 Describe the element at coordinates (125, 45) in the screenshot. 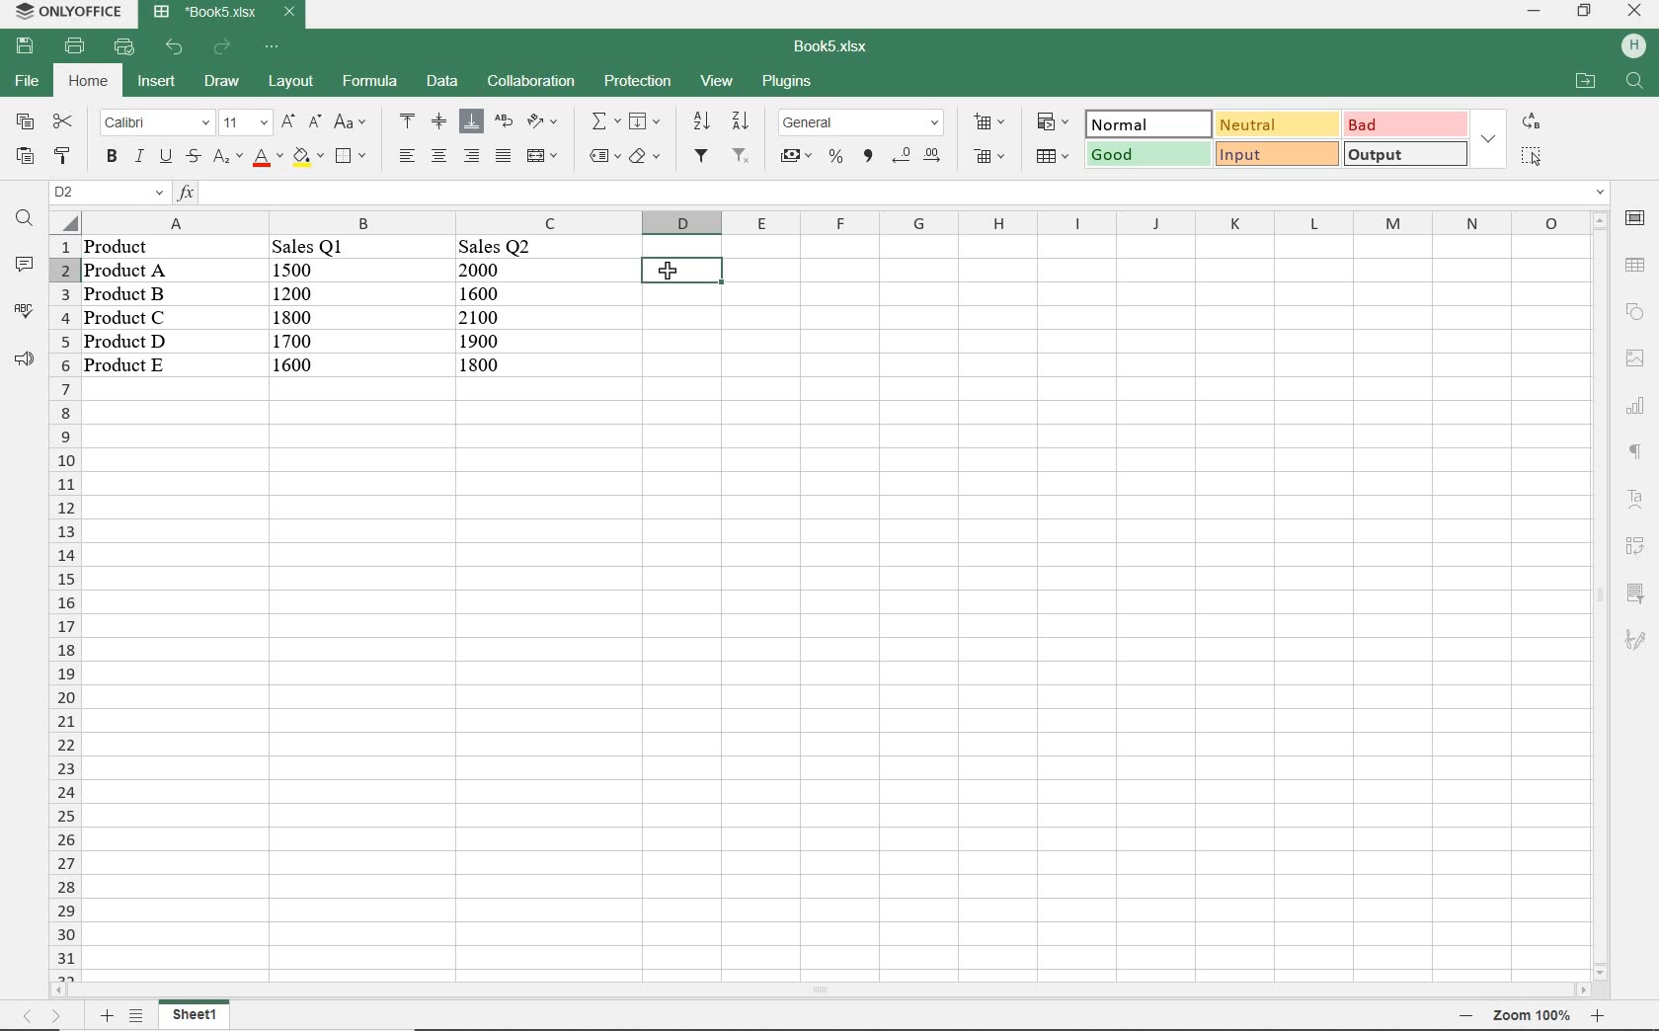

I see `quick print` at that location.